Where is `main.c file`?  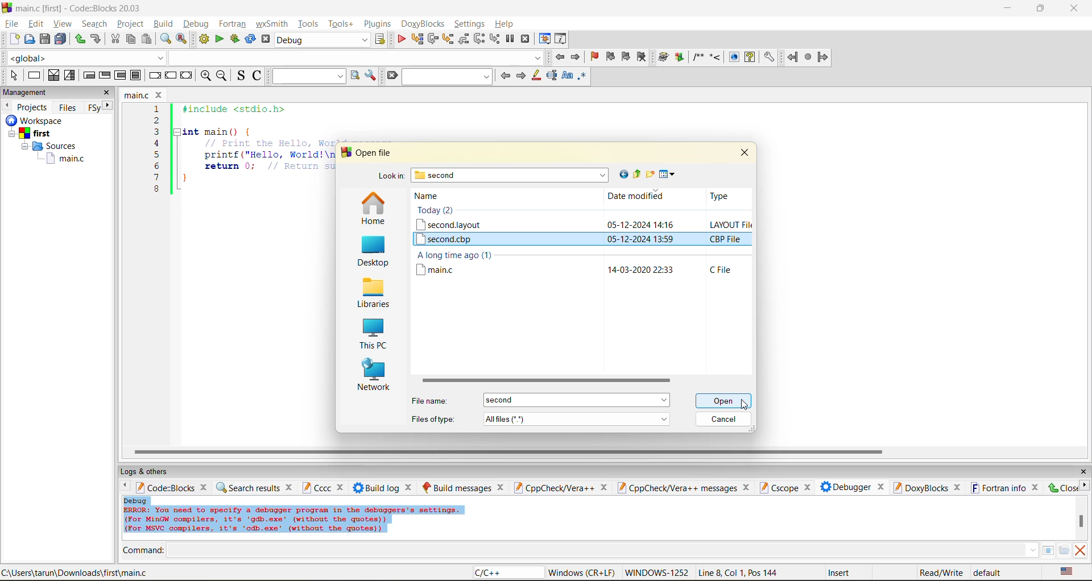
main.c file is located at coordinates (66, 159).